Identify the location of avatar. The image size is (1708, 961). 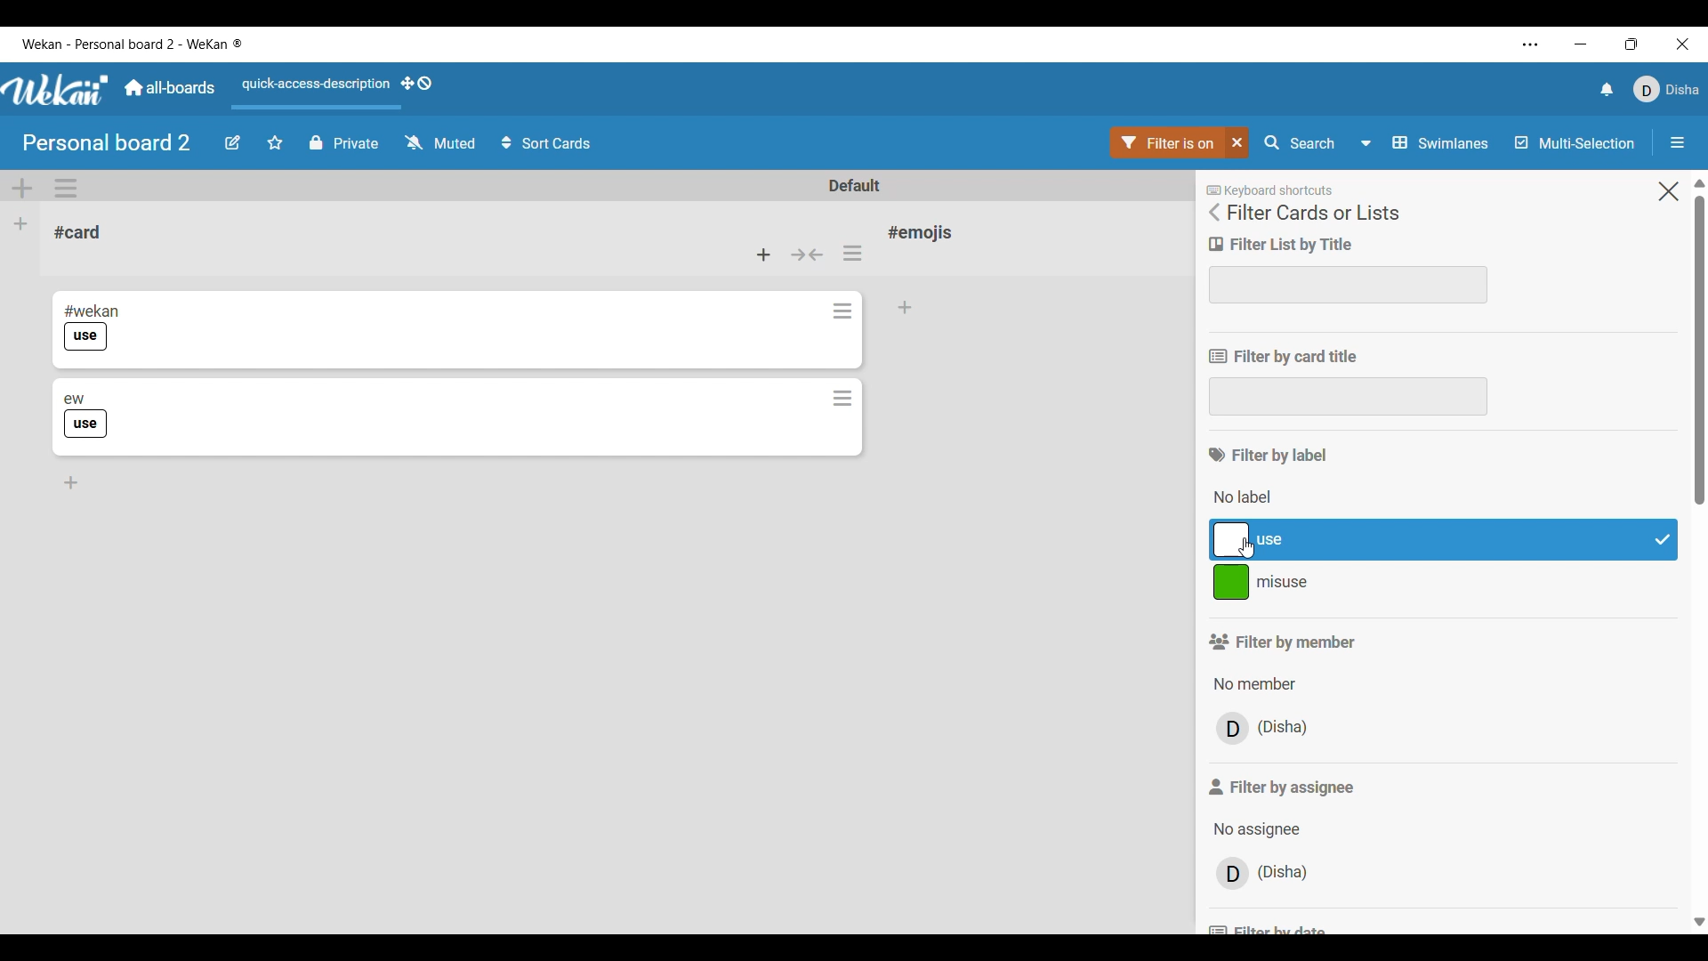
(1233, 728).